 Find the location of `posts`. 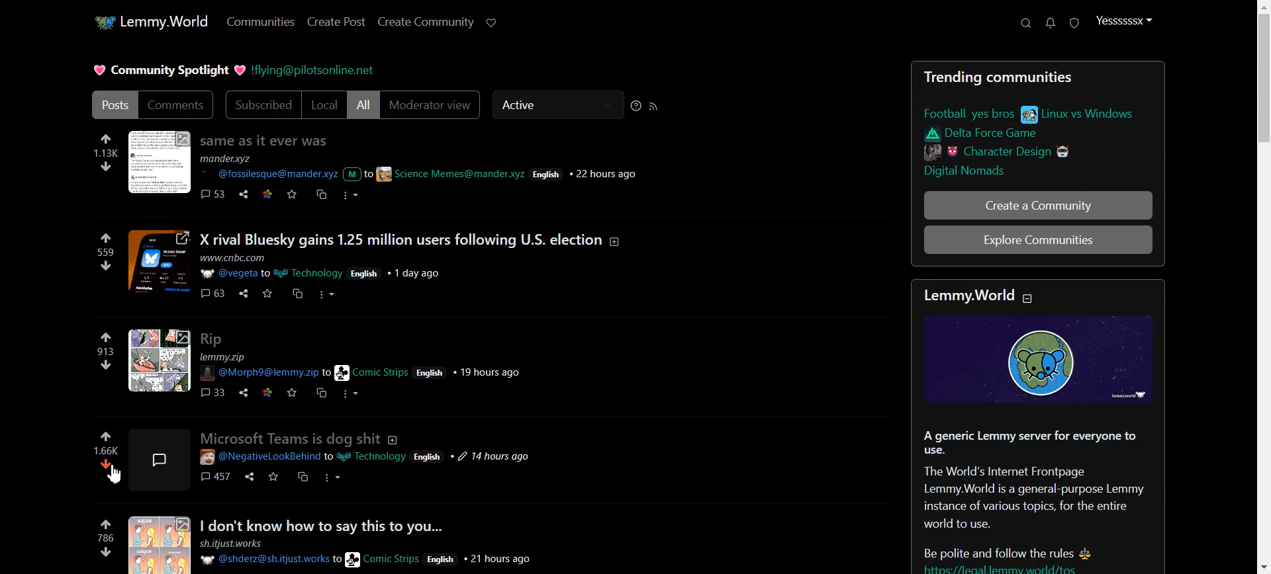

posts is located at coordinates (412, 241).